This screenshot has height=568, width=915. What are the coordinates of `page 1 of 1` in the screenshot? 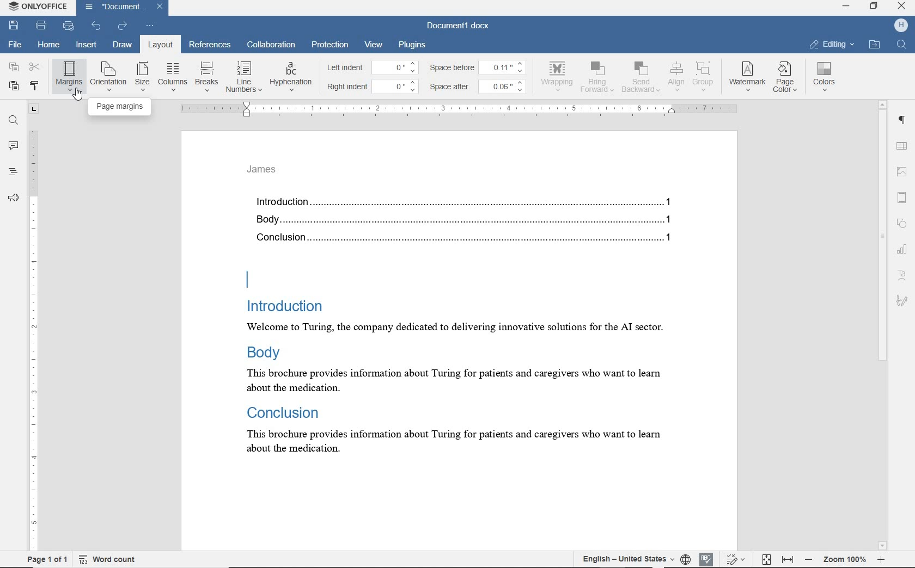 It's located at (47, 559).